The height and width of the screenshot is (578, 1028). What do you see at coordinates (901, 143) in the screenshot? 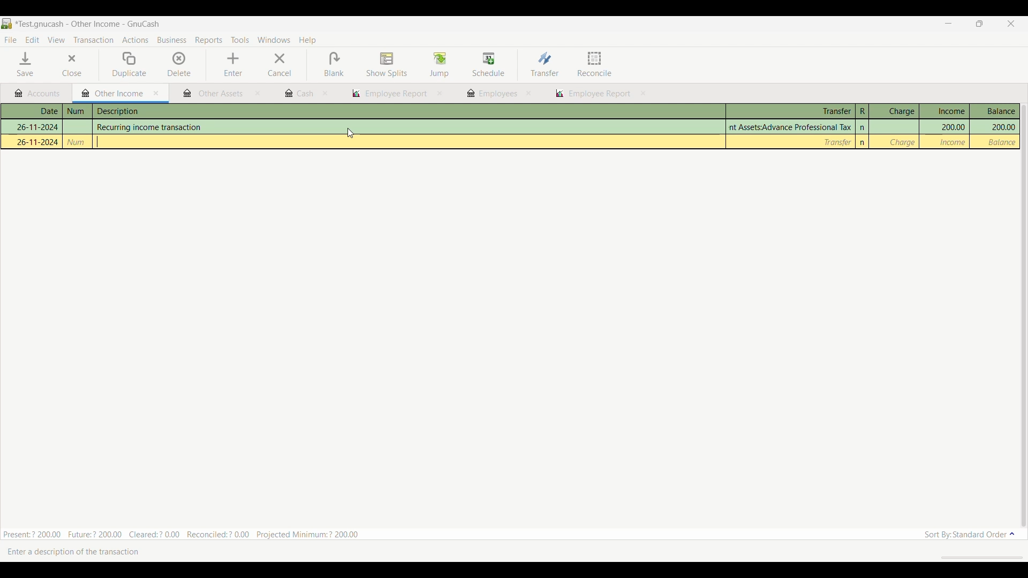
I see `_ Charge |` at bounding box center [901, 143].